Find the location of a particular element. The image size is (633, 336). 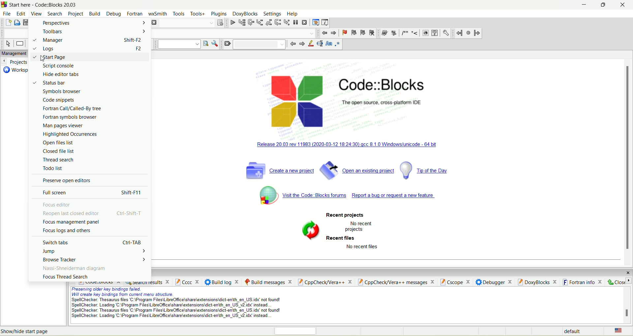

settings is located at coordinates (446, 33).